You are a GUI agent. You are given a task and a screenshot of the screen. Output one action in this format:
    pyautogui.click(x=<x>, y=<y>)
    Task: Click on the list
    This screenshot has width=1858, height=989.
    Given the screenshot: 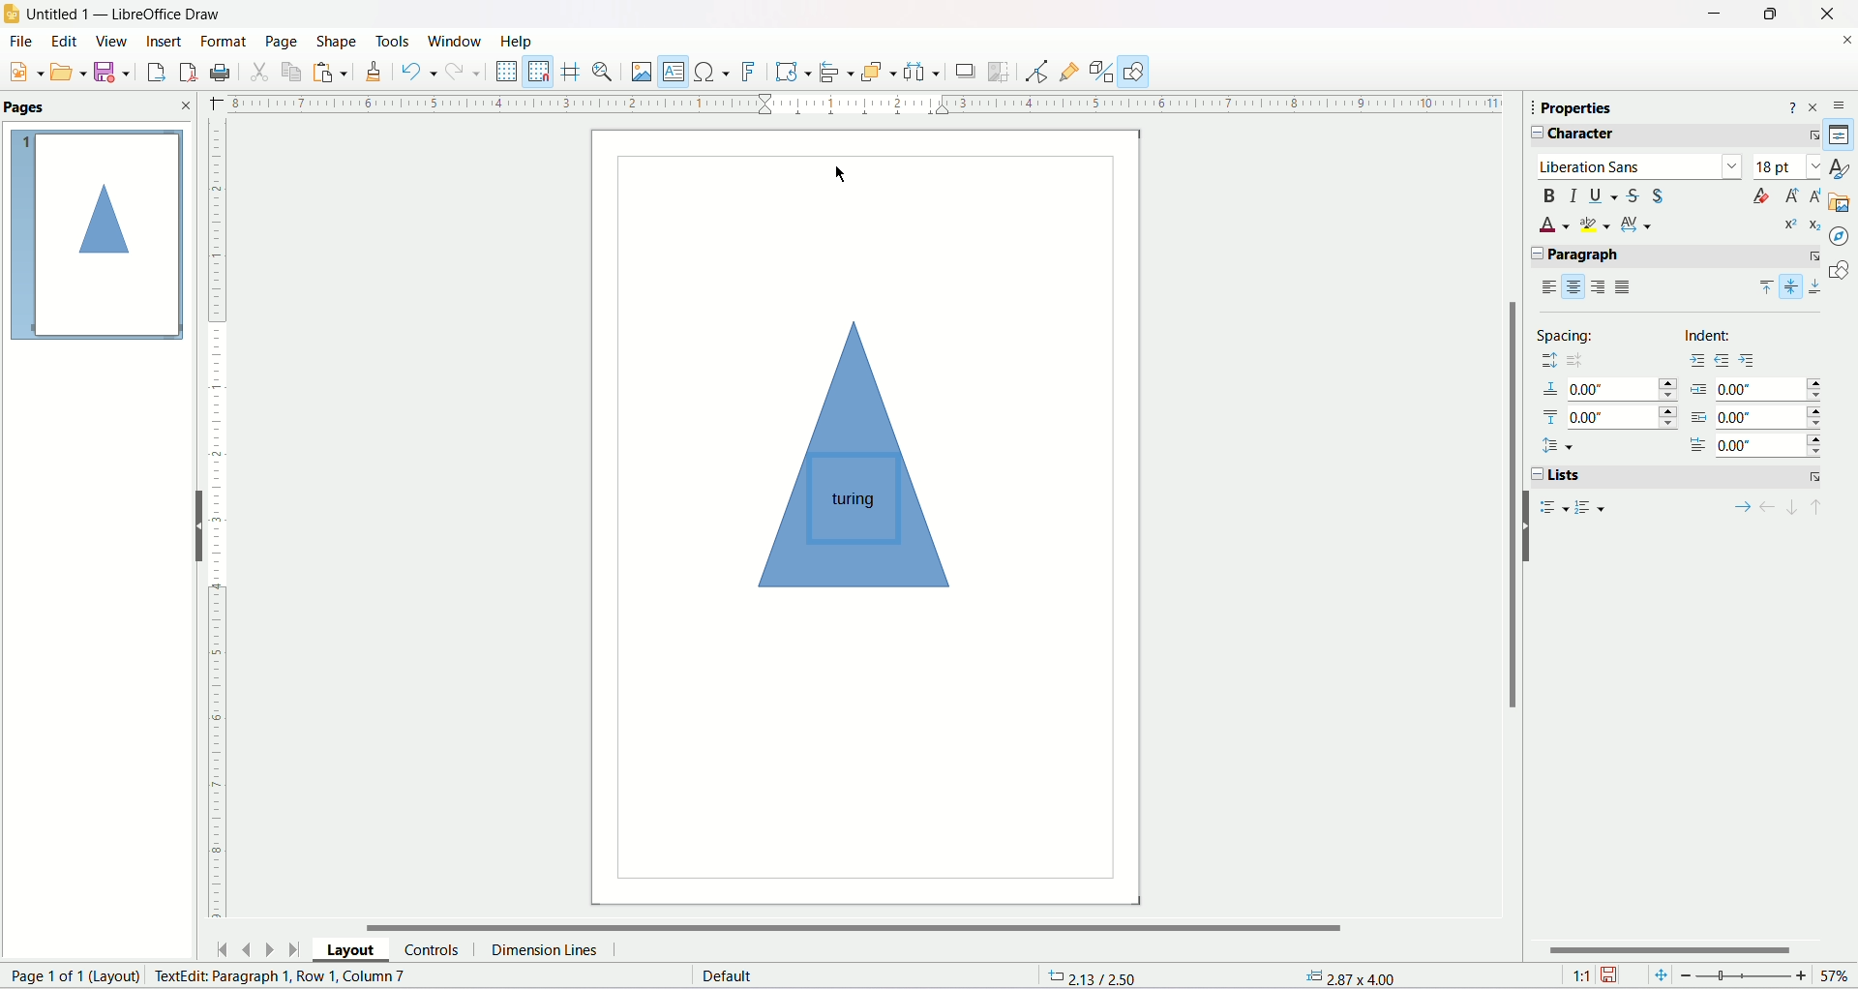 What is the action you would take?
    pyautogui.click(x=1679, y=477)
    